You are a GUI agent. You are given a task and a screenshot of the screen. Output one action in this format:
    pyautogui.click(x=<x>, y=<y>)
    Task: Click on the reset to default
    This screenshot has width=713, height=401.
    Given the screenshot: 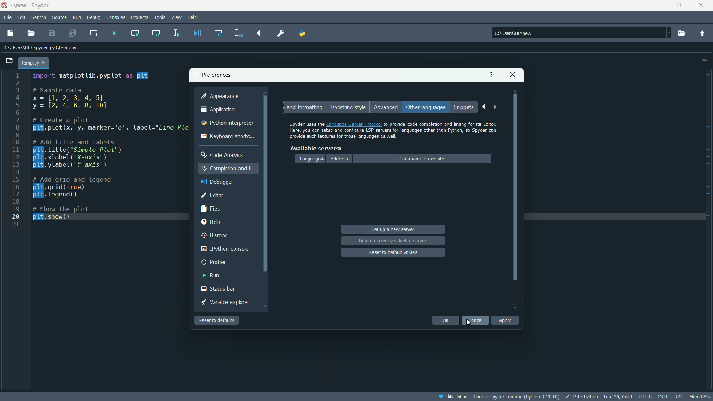 What is the action you would take?
    pyautogui.click(x=217, y=320)
    